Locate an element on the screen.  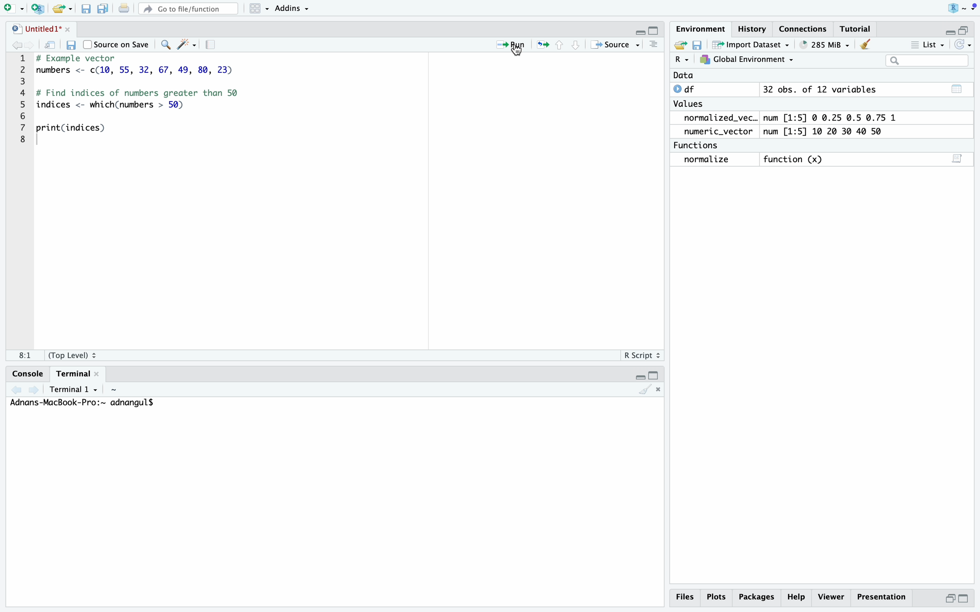
save current file is located at coordinates (85, 8).